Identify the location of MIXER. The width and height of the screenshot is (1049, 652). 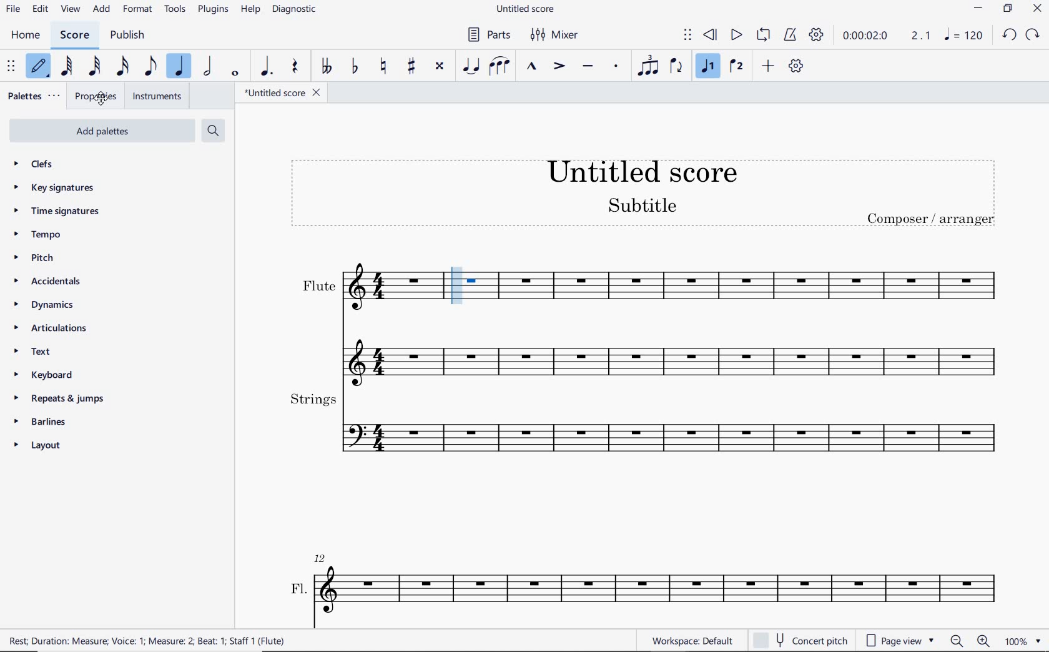
(556, 36).